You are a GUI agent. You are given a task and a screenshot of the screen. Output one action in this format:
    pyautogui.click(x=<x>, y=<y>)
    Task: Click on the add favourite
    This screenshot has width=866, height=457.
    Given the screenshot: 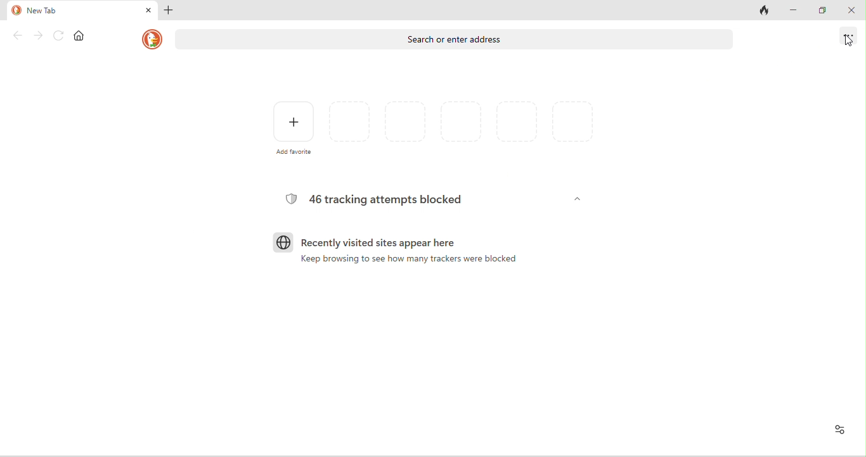 What is the action you would take?
    pyautogui.click(x=287, y=130)
    